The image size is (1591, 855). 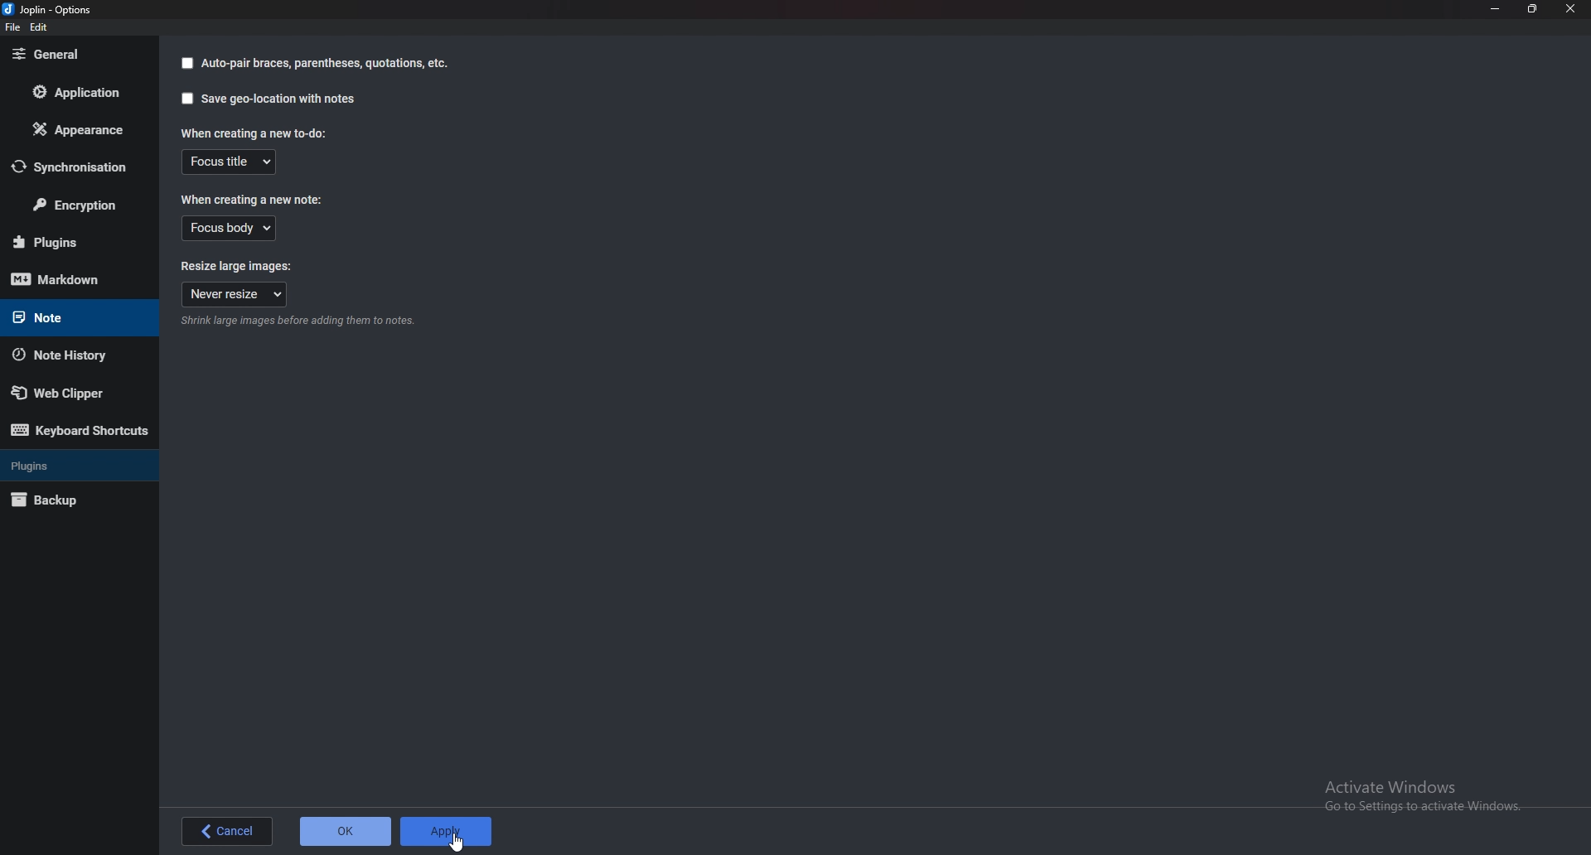 I want to click on Focus title, so click(x=229, y=162).